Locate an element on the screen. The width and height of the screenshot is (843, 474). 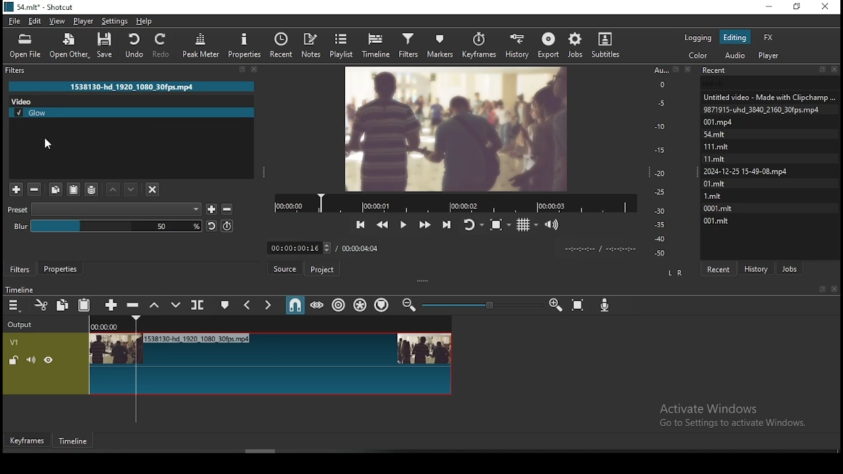
video track is located at coordinates (229, 364).